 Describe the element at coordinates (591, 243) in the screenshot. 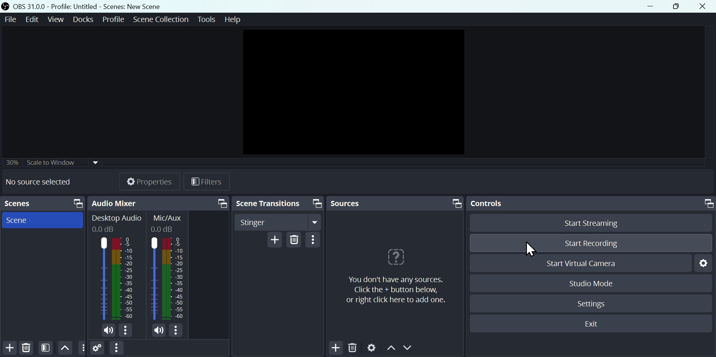

I see `Start recording` at that location.